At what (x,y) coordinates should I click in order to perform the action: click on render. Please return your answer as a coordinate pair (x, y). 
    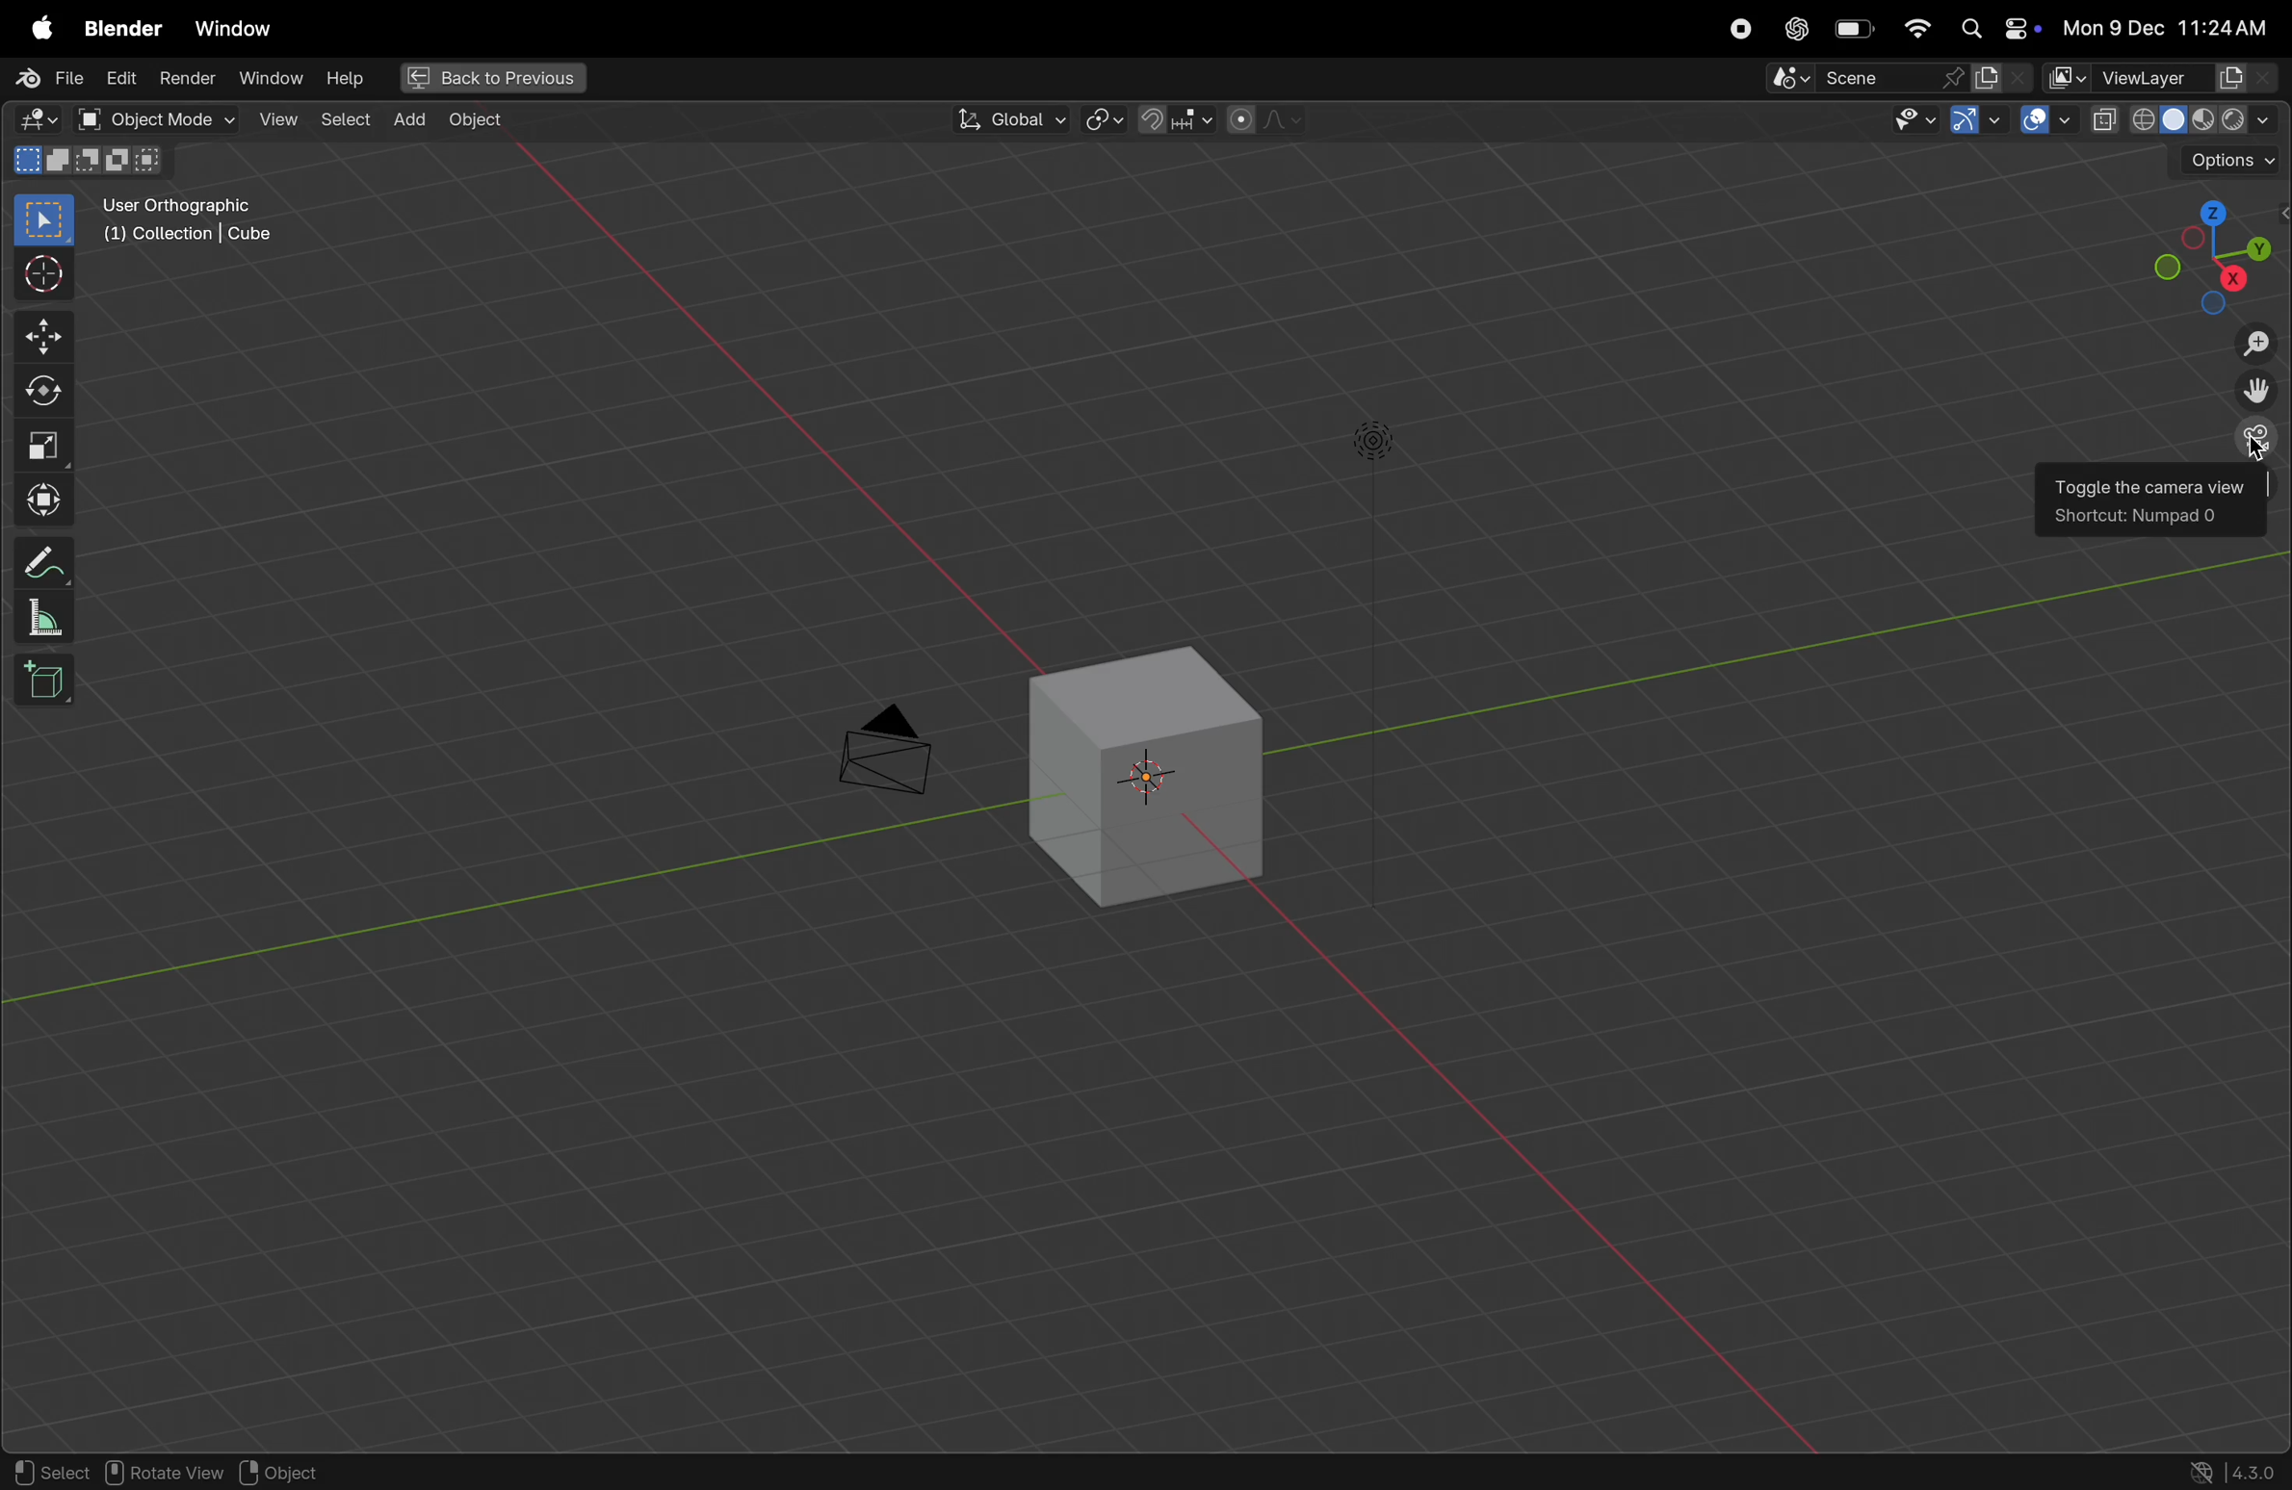
    Looking at the image, I should click on (184, 78).